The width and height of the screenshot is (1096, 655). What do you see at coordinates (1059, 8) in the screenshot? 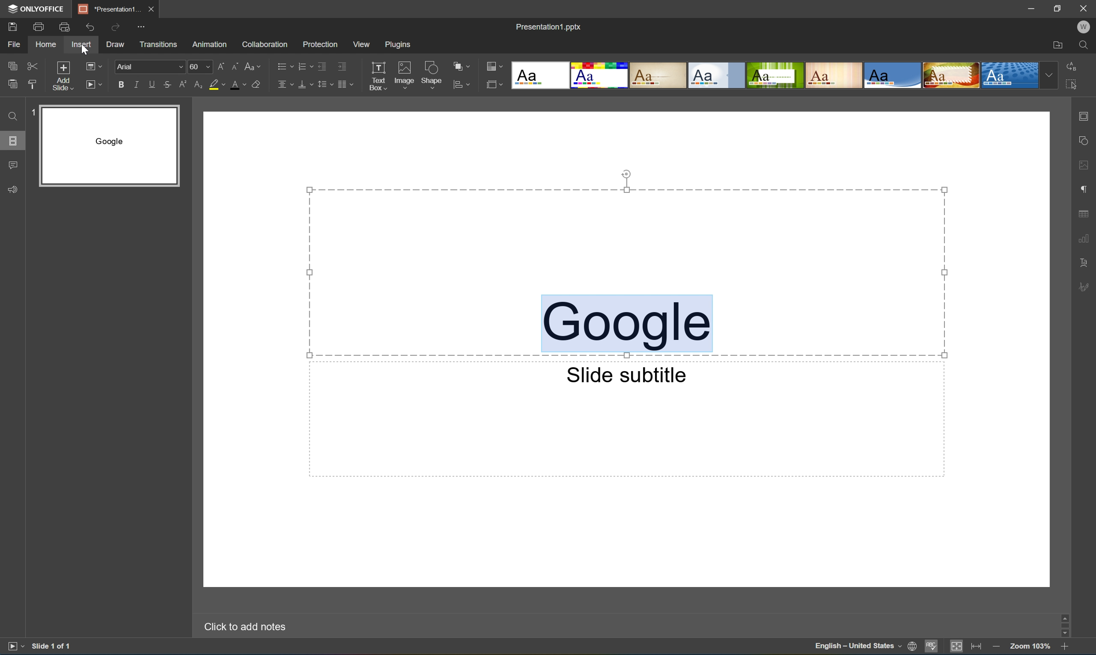
I see `Restore down` at bounding box center [1059, 8].